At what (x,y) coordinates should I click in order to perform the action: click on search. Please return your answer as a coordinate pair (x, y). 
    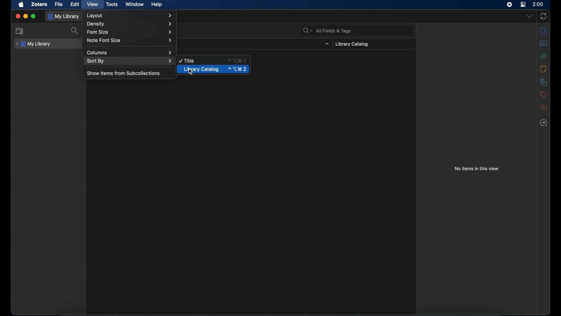
    Looking at the image, I should click on (75, 31).